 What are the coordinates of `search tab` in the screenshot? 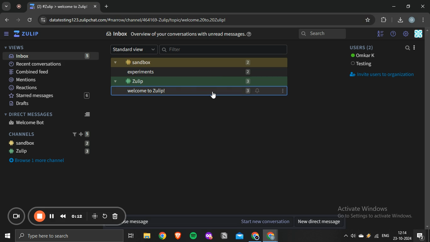 It's located at (6, 7).